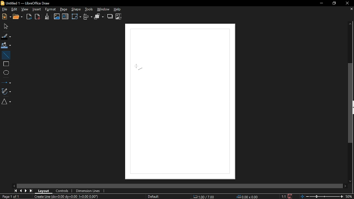  Describe the element at coordinates (205, 197) in the screenshot. I see `Position` at that location.